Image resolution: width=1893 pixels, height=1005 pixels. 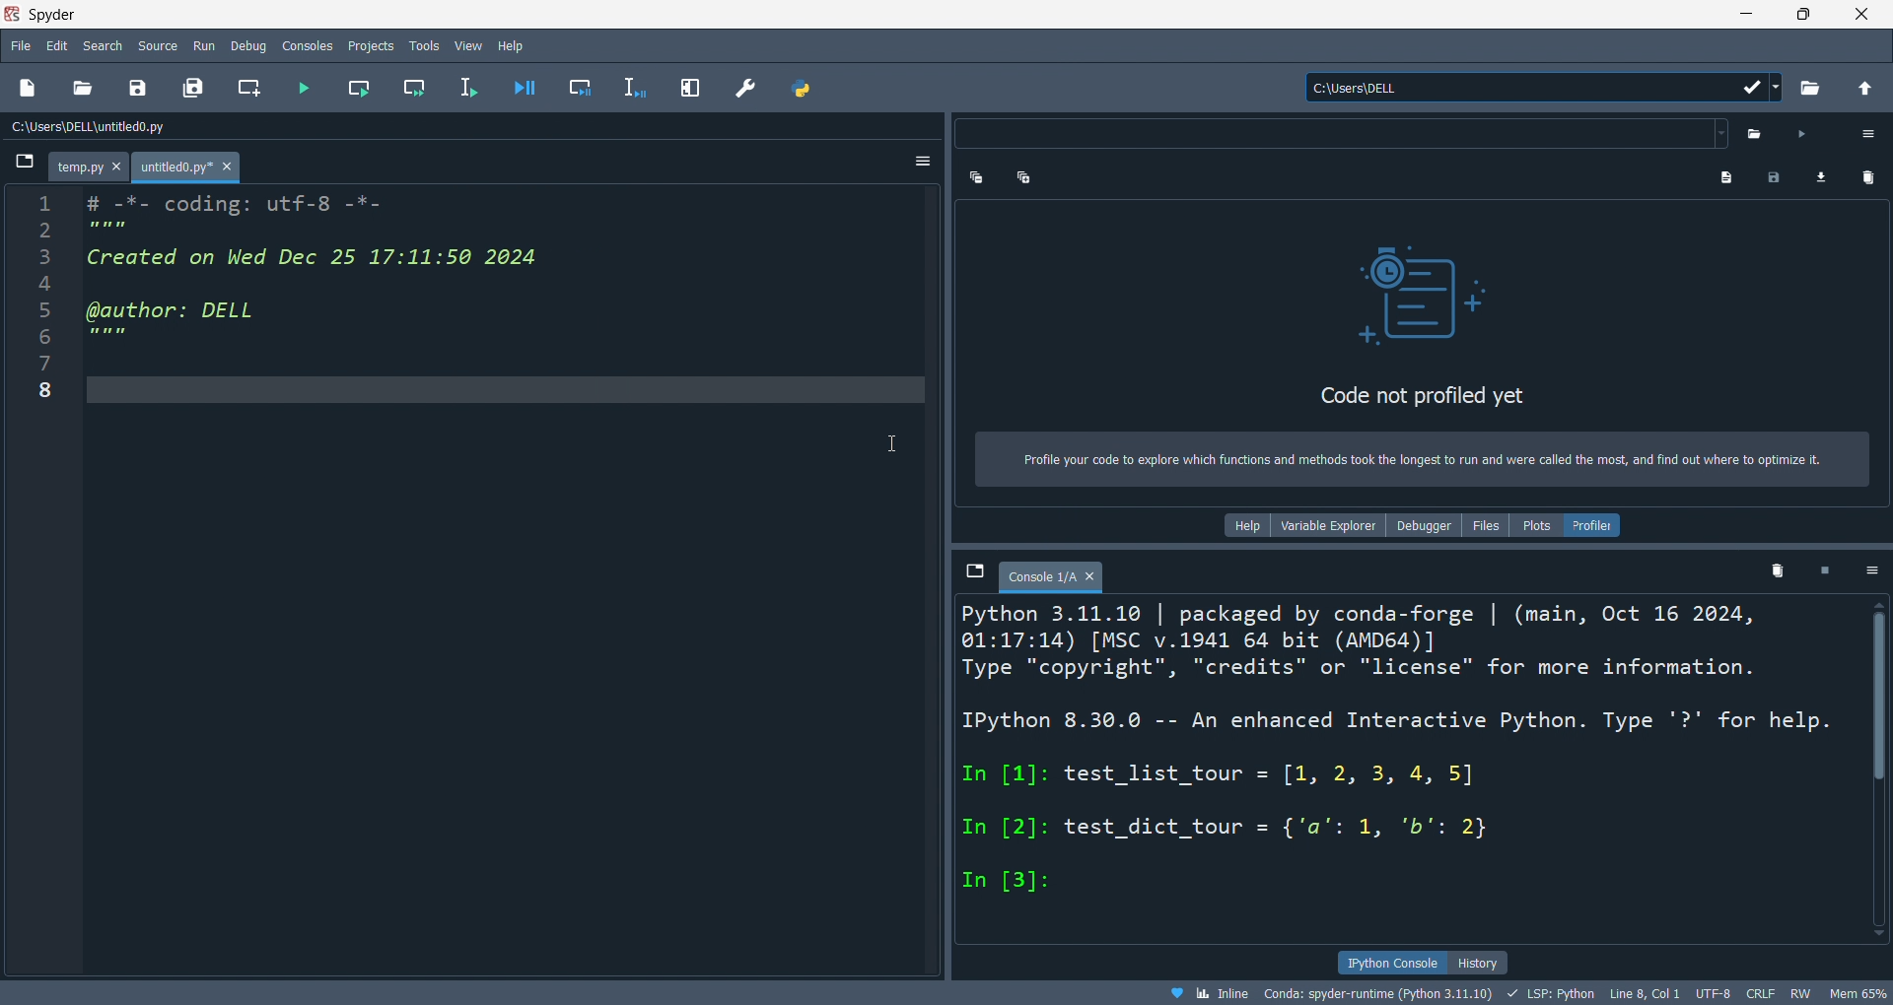 I want to click on search, so click(x=105, y=45).